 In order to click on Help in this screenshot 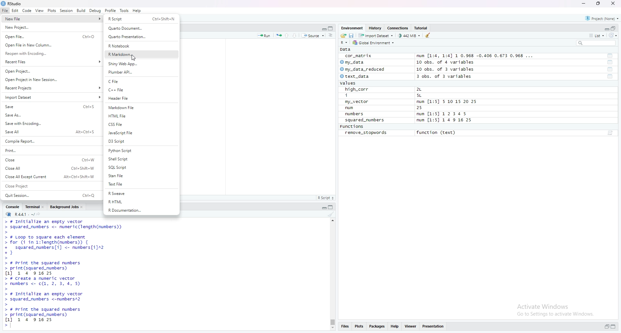, I will do `click(136, 10)`.